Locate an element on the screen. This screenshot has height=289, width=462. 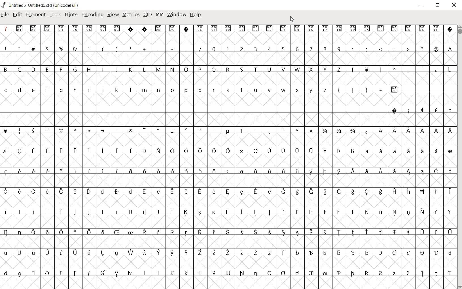
WINDOW is located at coordinates (177, 15).